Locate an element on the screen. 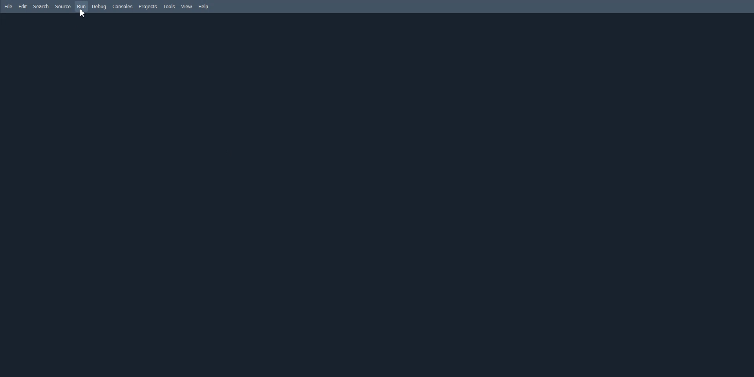  Default Start Pane is located at coordinates (375, 195).